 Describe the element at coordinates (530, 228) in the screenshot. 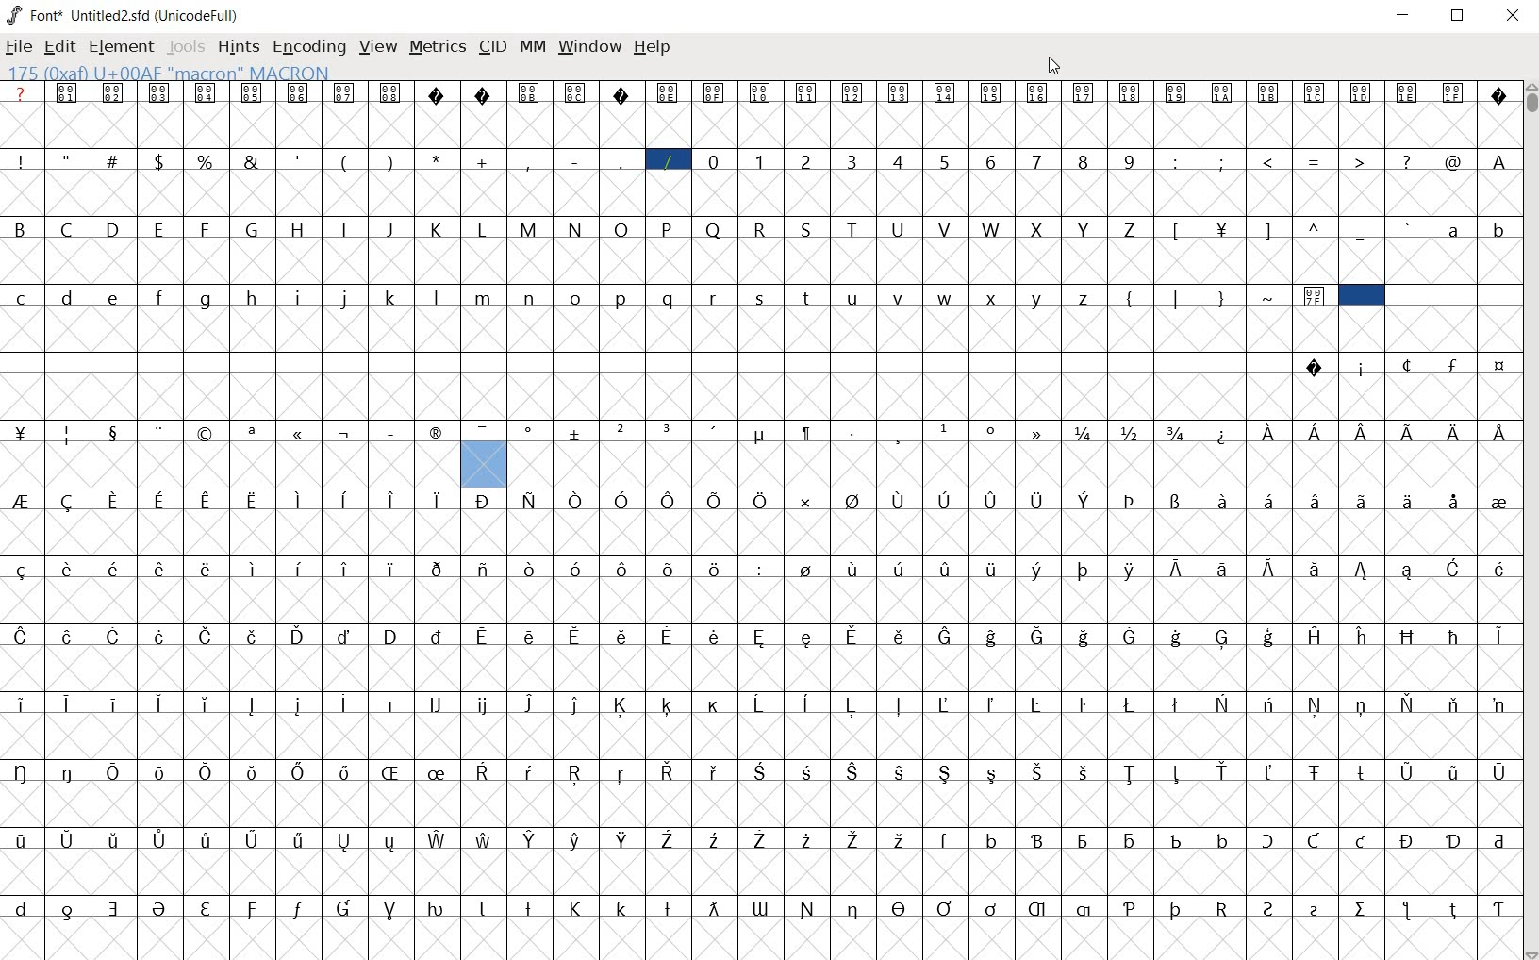

I see `M` at that location.